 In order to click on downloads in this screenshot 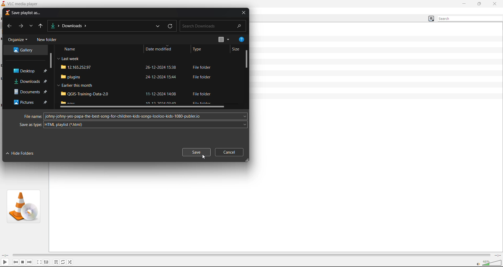, I will do `click(30, 82)`.